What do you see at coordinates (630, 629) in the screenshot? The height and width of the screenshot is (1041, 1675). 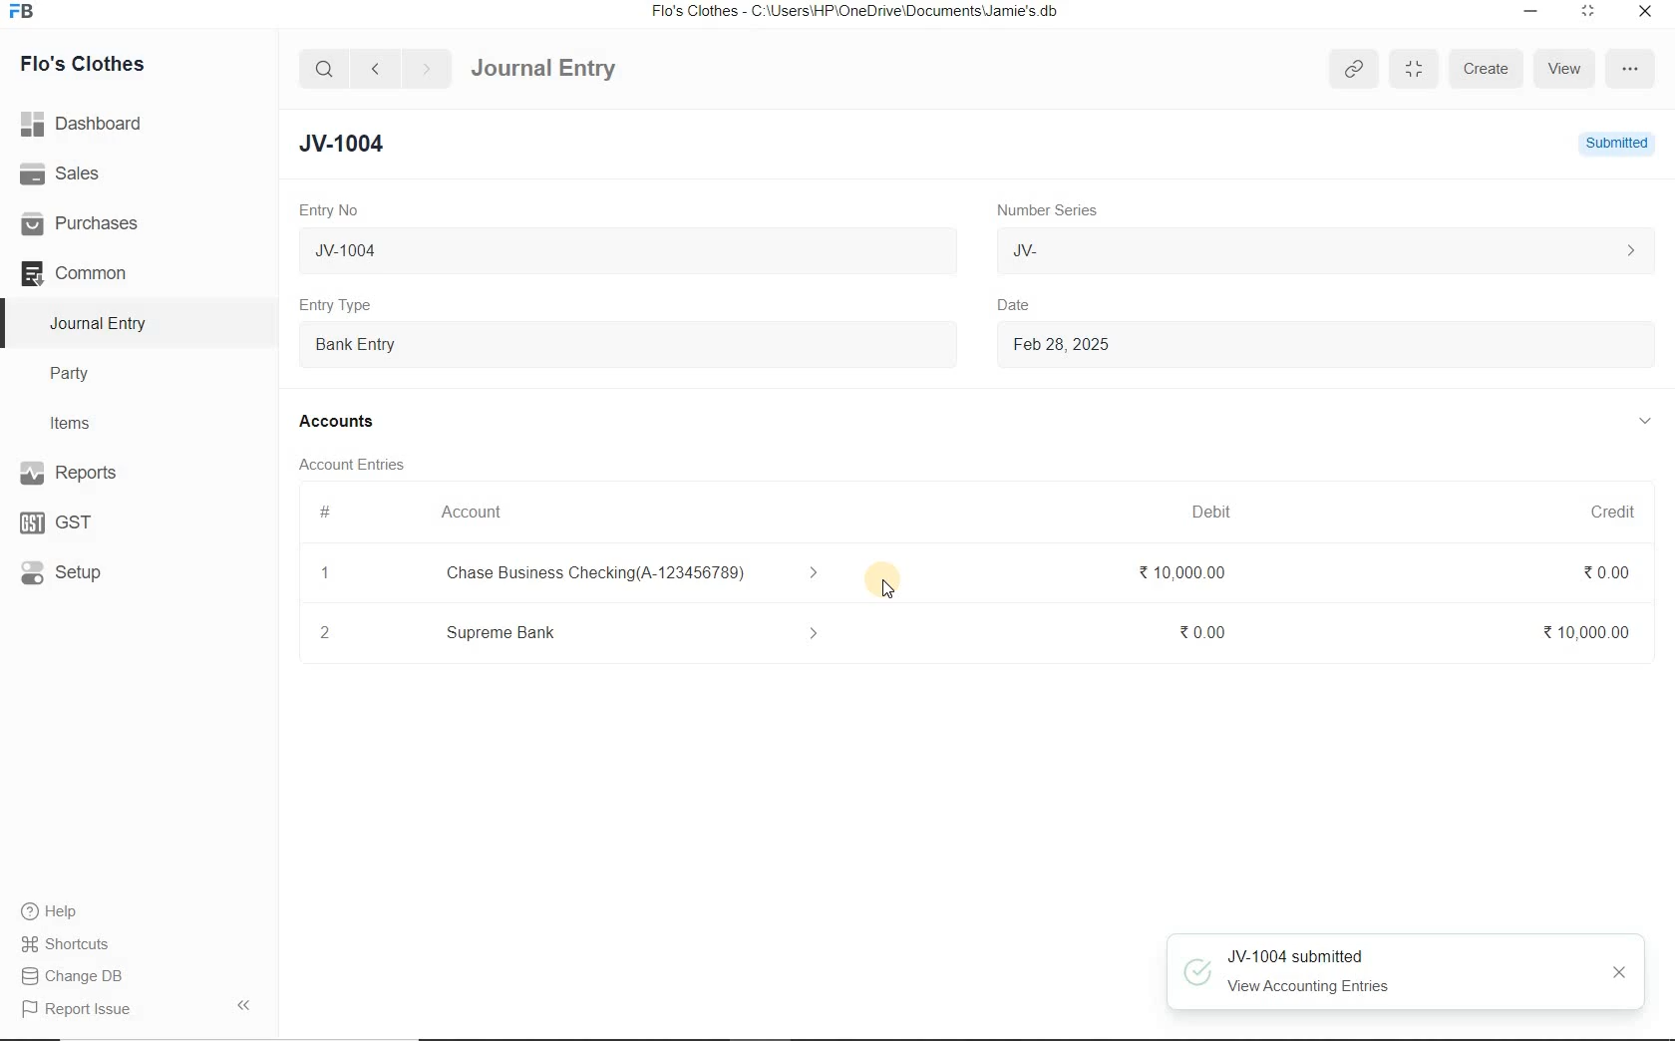 I see `Add Row` at bounding box center [630, 629].